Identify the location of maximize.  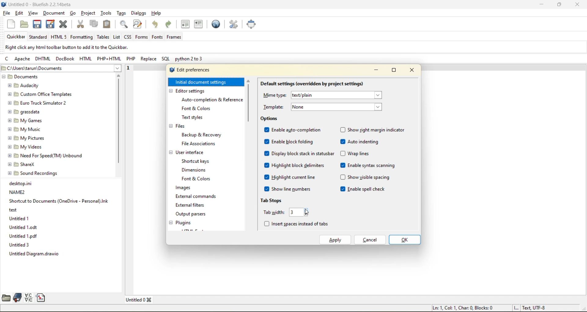
(559, 5).